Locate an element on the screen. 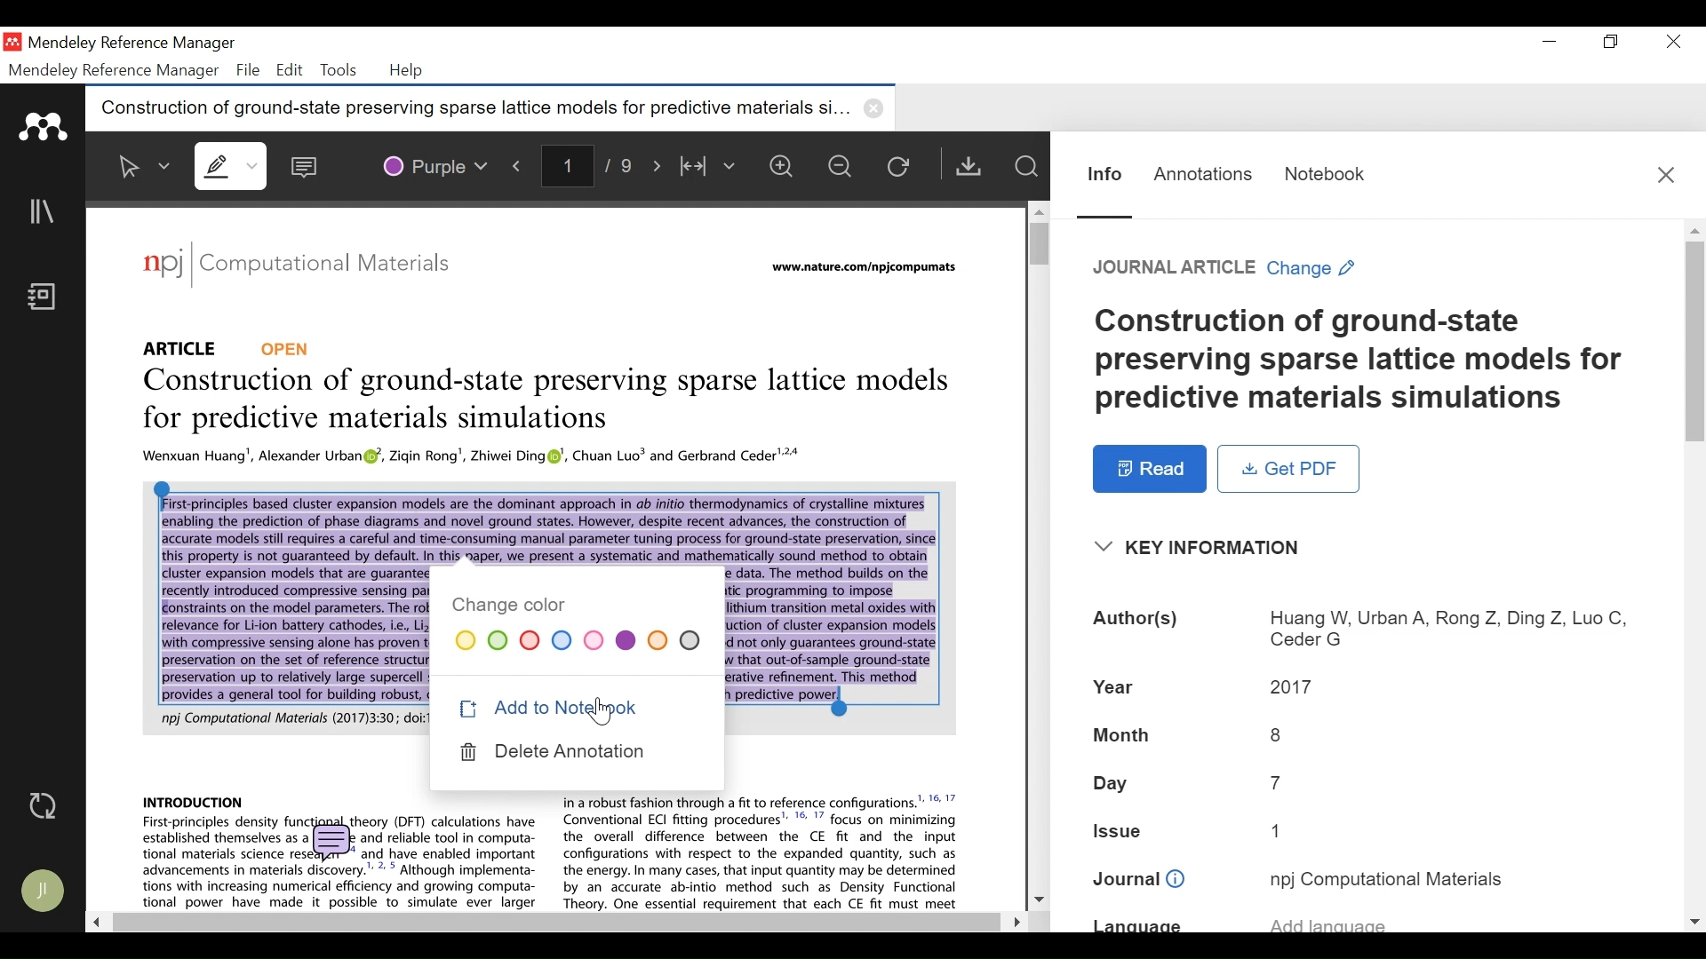  Fit to Width is located at coordinates (711, 164).